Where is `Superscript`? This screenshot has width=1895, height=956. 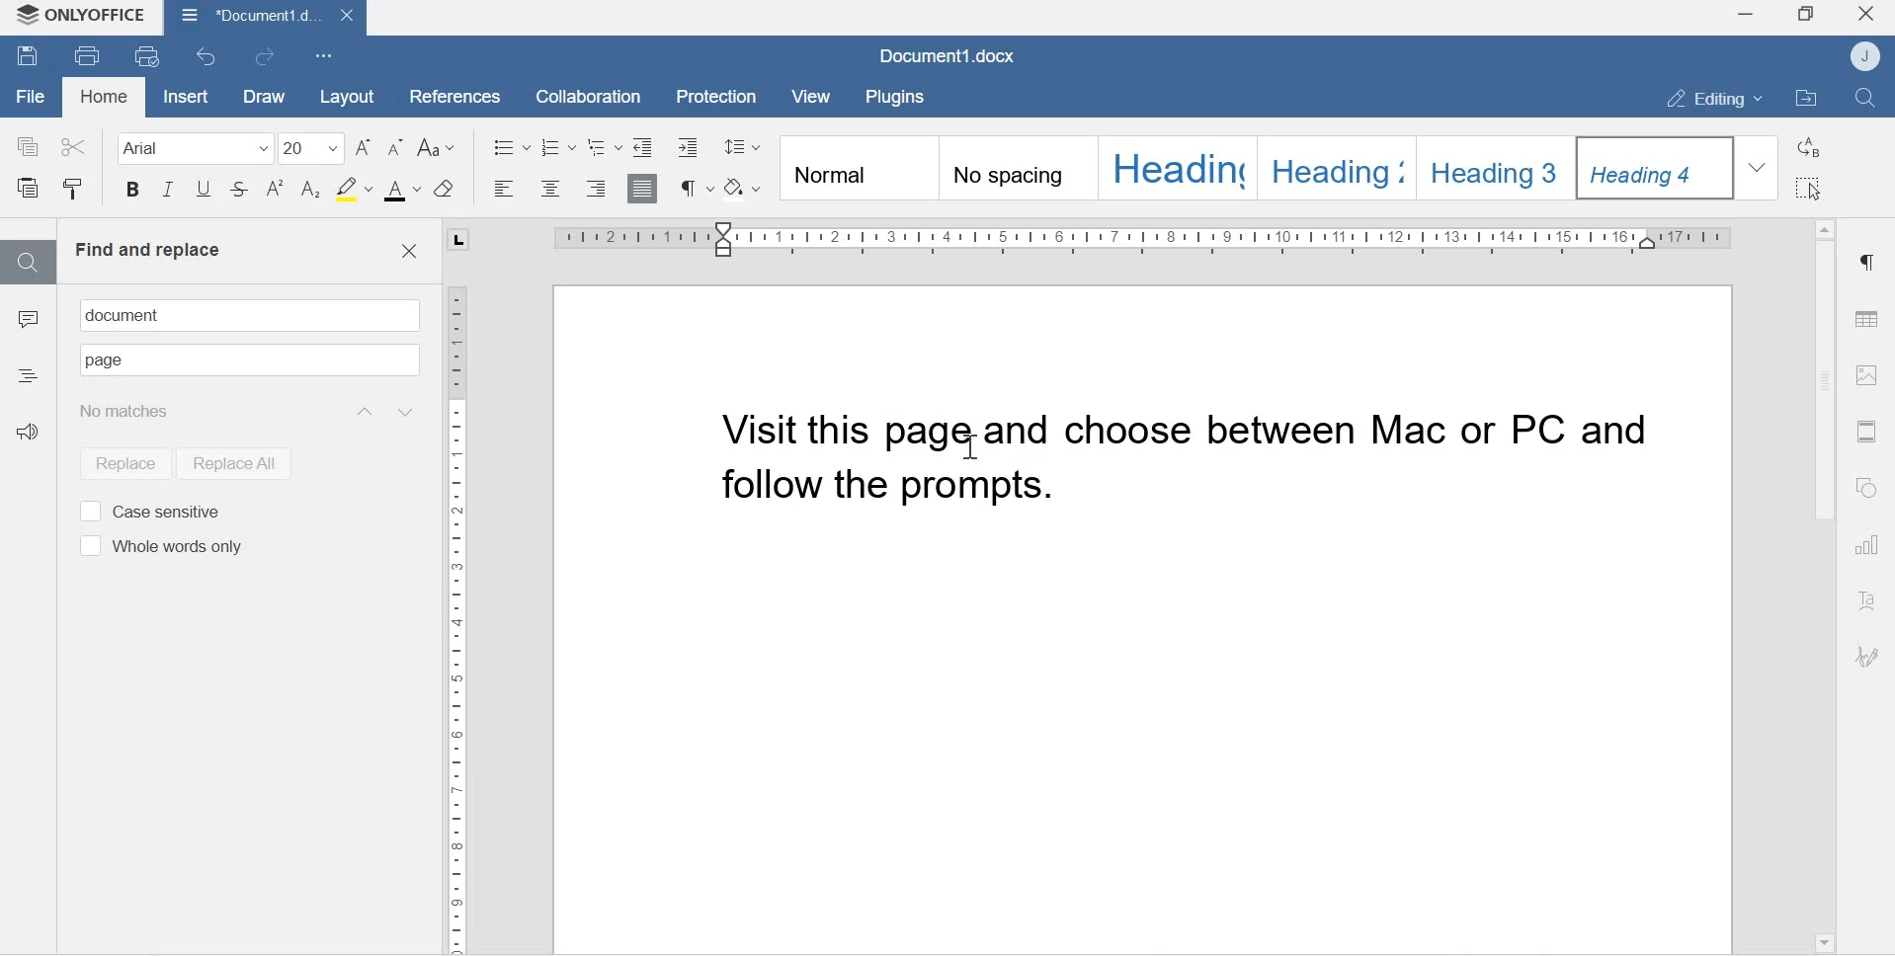 Superscript is located at coordinates (276, 190).